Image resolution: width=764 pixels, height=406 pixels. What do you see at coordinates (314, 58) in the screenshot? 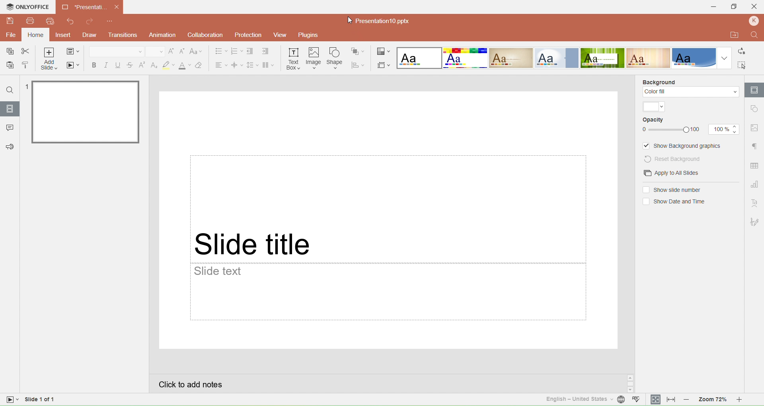
I see `Insert image` at bounding box center [314, 58].